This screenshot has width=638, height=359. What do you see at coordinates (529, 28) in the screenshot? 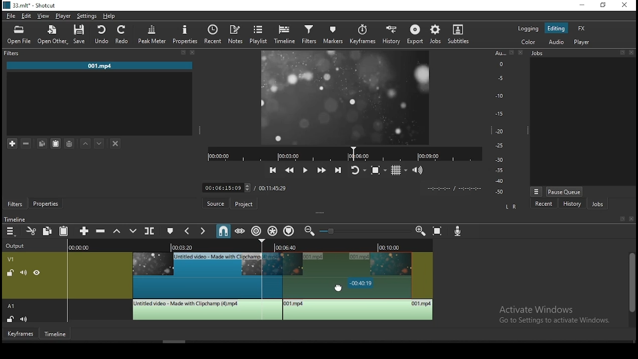
I see `logging` at bounding box center [529, 28].